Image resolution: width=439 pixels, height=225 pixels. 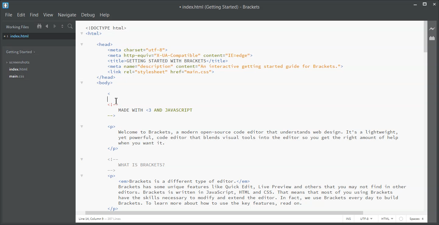 What do you see at coordinates (70, 26) in the screenshot?
I see `Find In files` at bounding box center [70, 26].